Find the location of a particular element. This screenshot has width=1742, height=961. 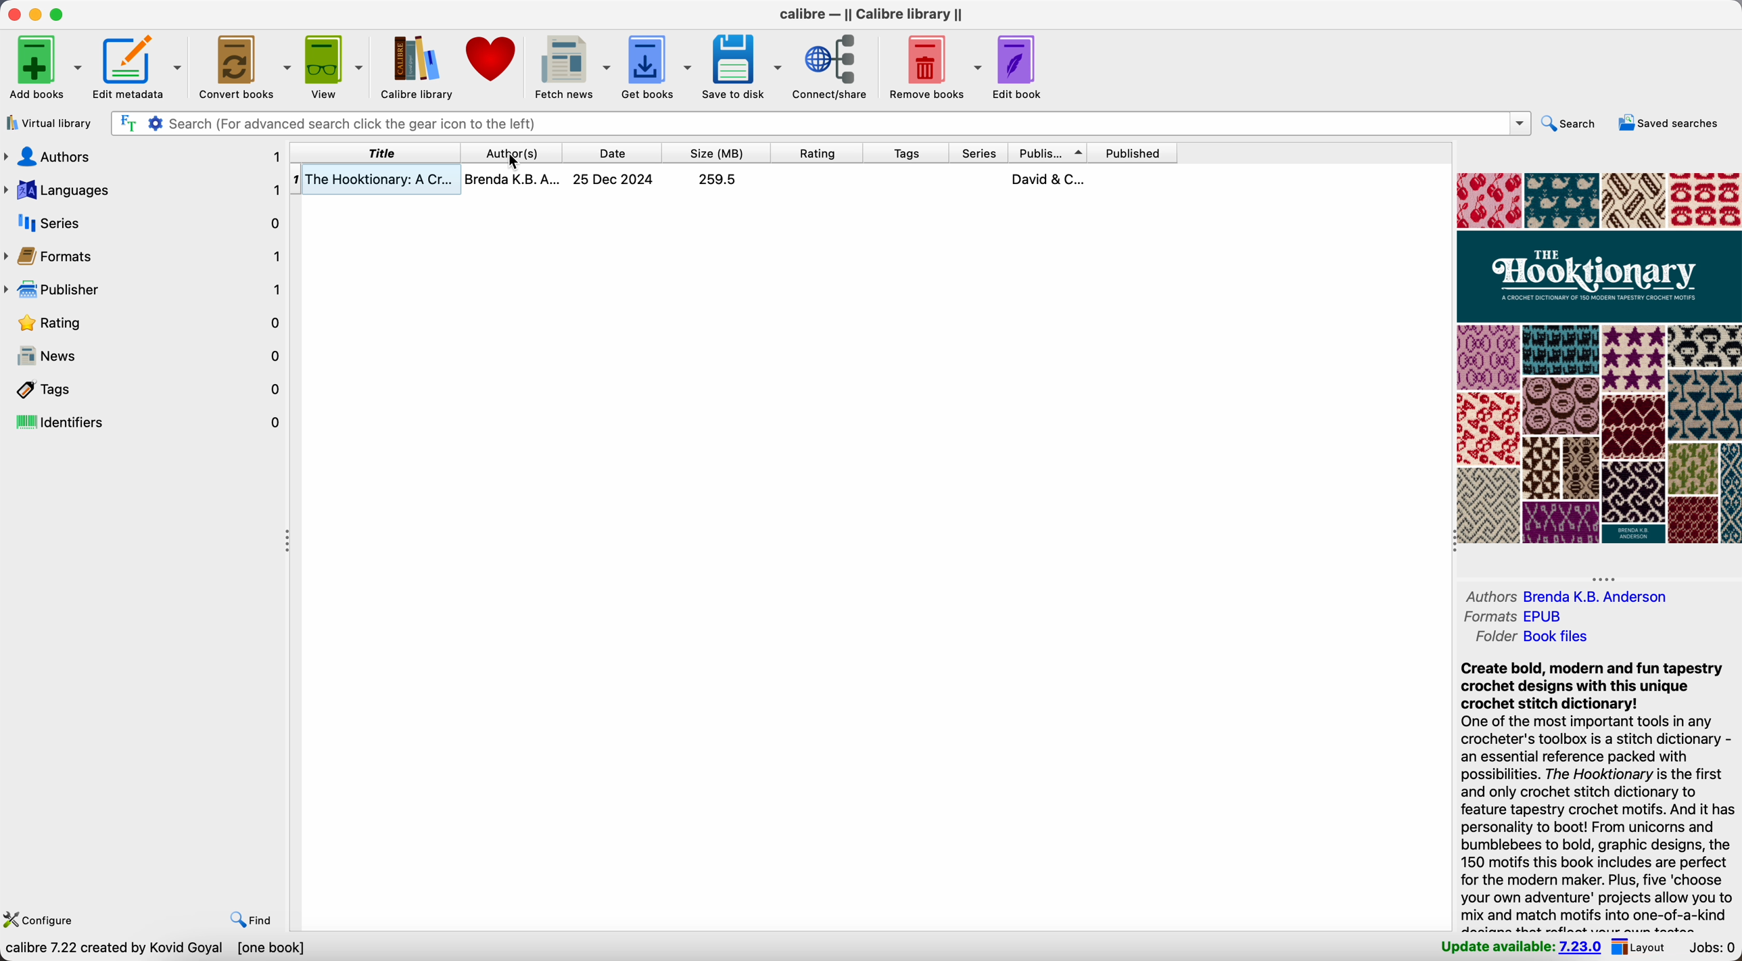

publisher is located at coordinates (1049, 153).